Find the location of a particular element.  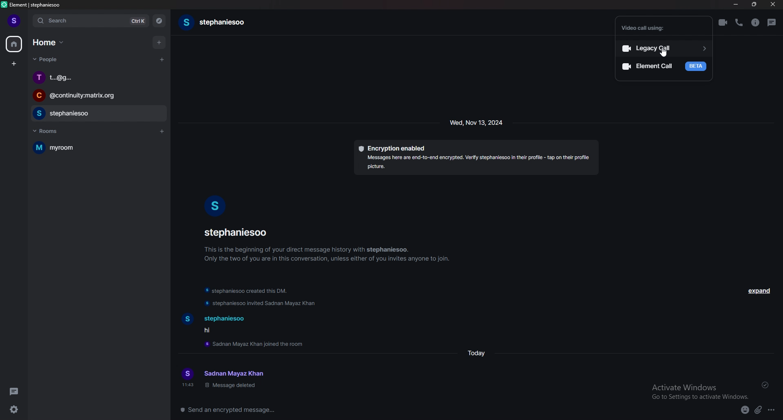

time is located at coordinates (186, 384).